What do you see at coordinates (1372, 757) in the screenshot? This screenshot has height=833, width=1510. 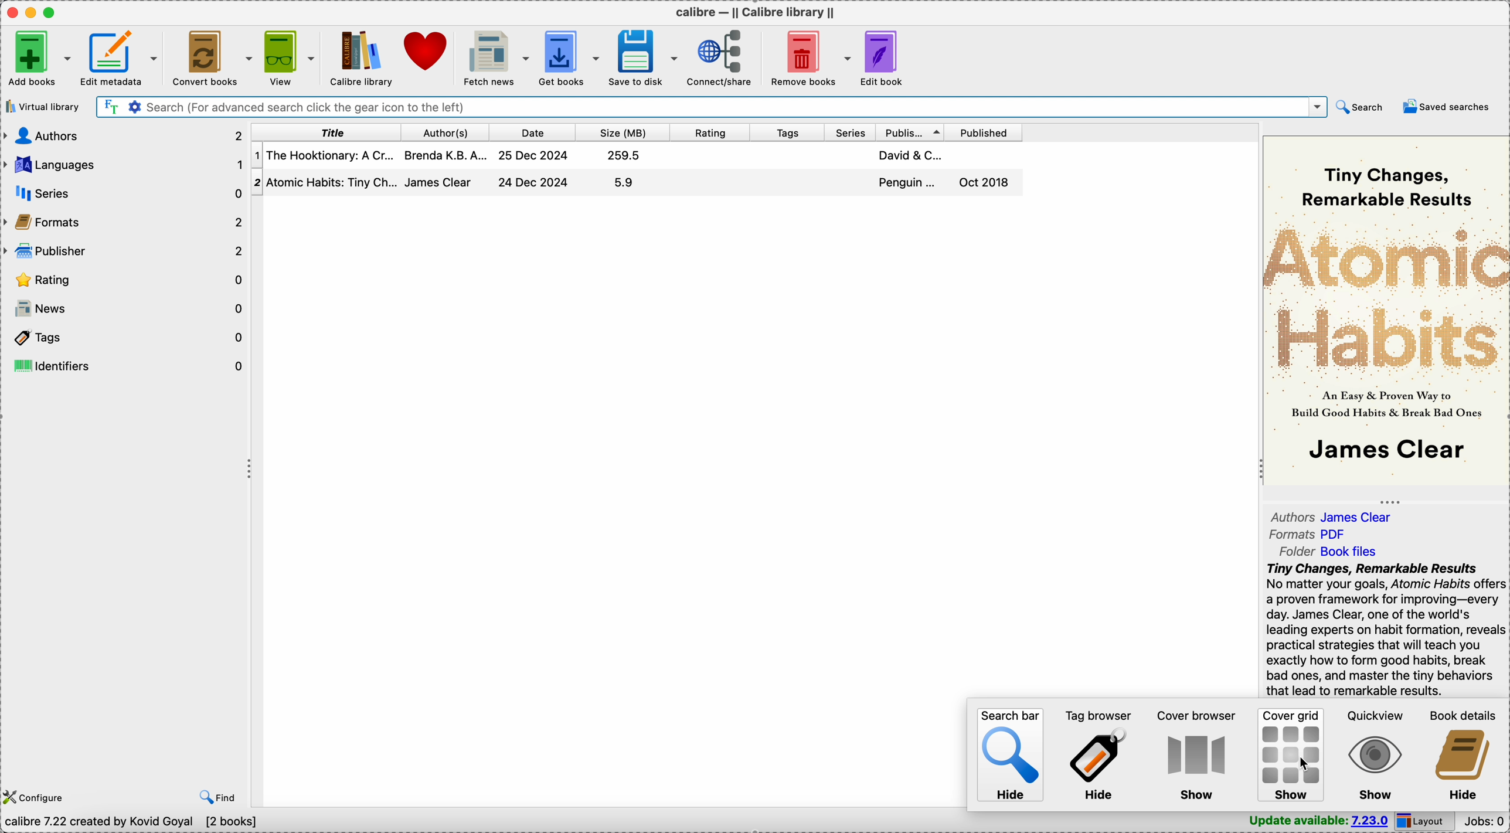 I see `show quickview` at bounding box center [1372, 757].